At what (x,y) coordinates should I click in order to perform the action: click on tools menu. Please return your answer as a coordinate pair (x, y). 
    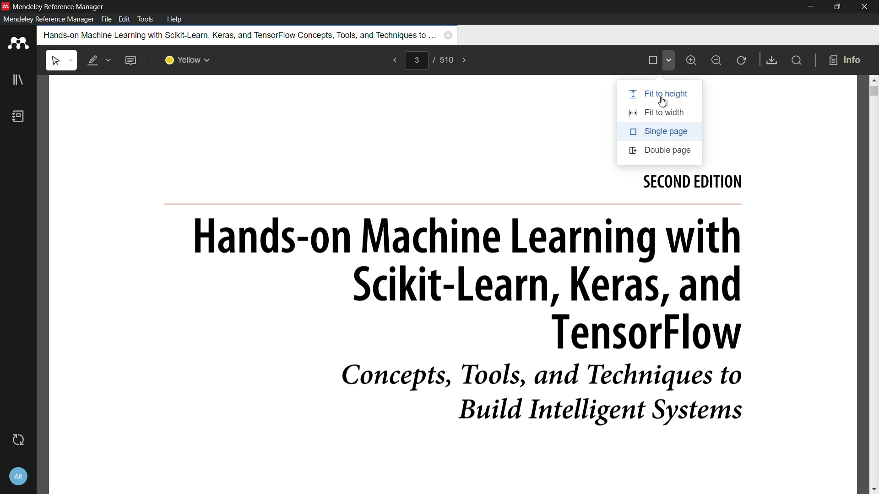
    Looking at the image, I should click on (147, 19).